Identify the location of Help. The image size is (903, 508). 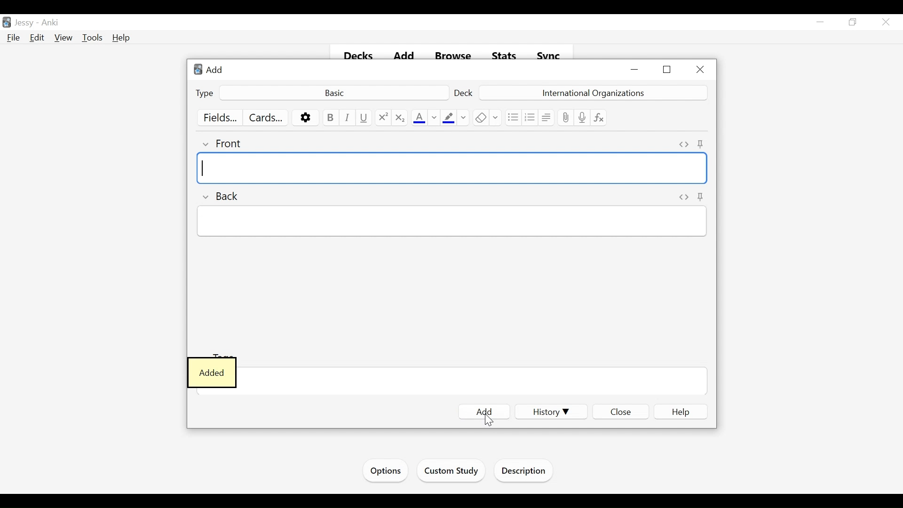
(681, 411).